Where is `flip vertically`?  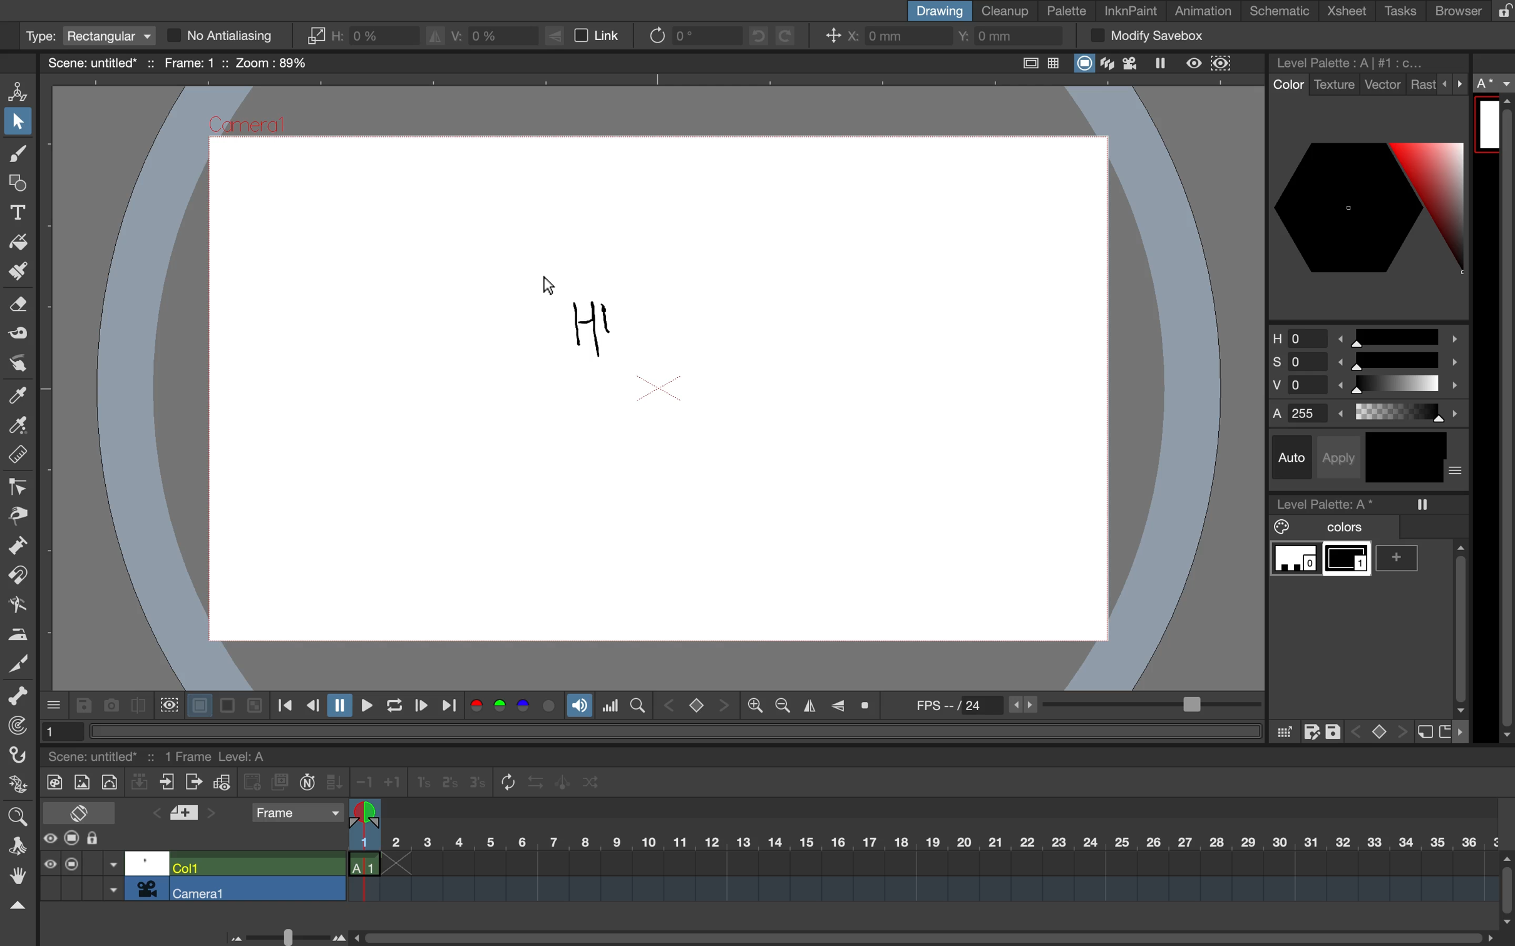
flip vertically is located at coordinates (838, 704).